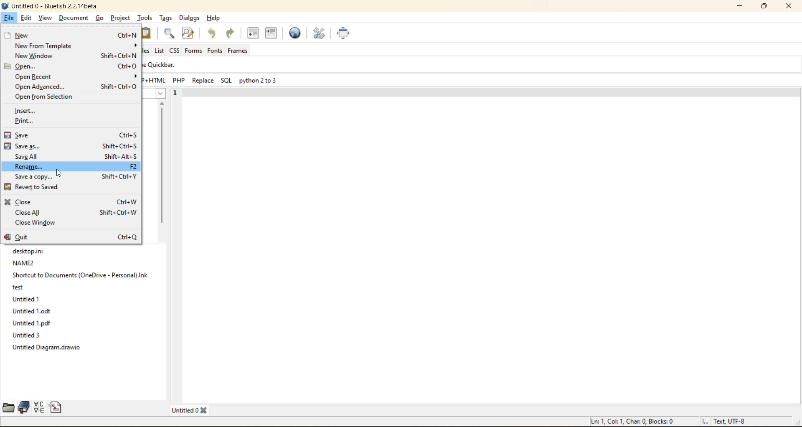 The height and width of the screenshot is (427, 802). Describe the element at coordinates (790, 6) in the screenshot. I see `close` at that location.